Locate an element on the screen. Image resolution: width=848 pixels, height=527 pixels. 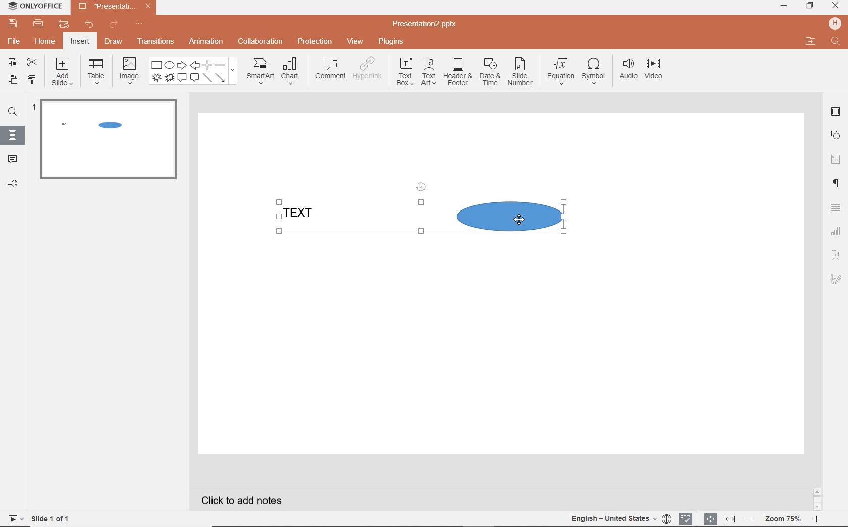
shape is located at coordinates (193, 72).